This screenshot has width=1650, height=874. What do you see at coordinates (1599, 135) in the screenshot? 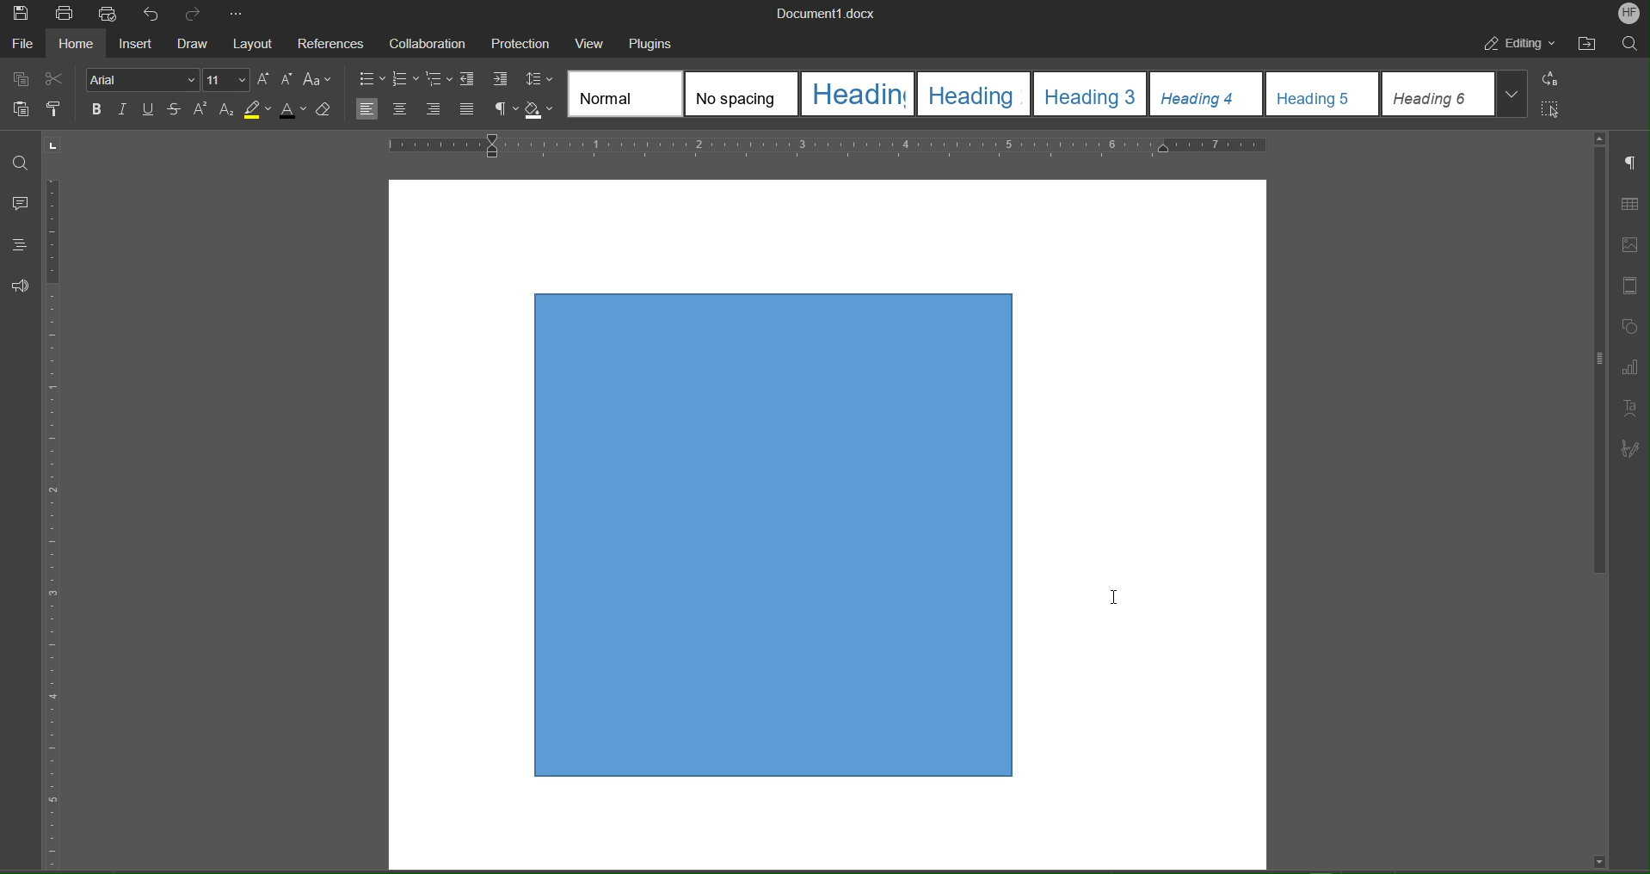
I see `Scroll up` at bounding box center [1599, 135].